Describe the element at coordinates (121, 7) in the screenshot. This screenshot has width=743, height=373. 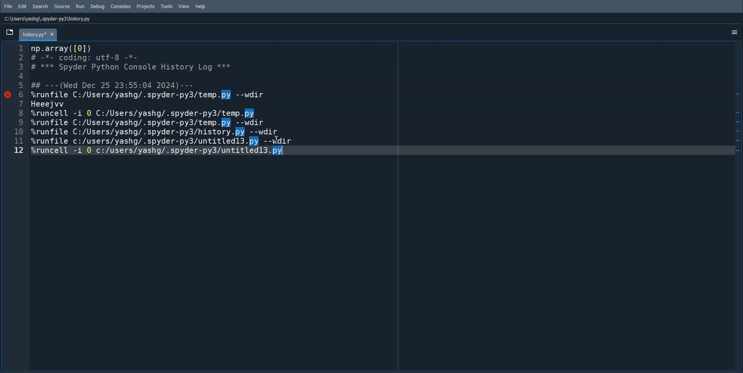
I see `Consoles` at that location.